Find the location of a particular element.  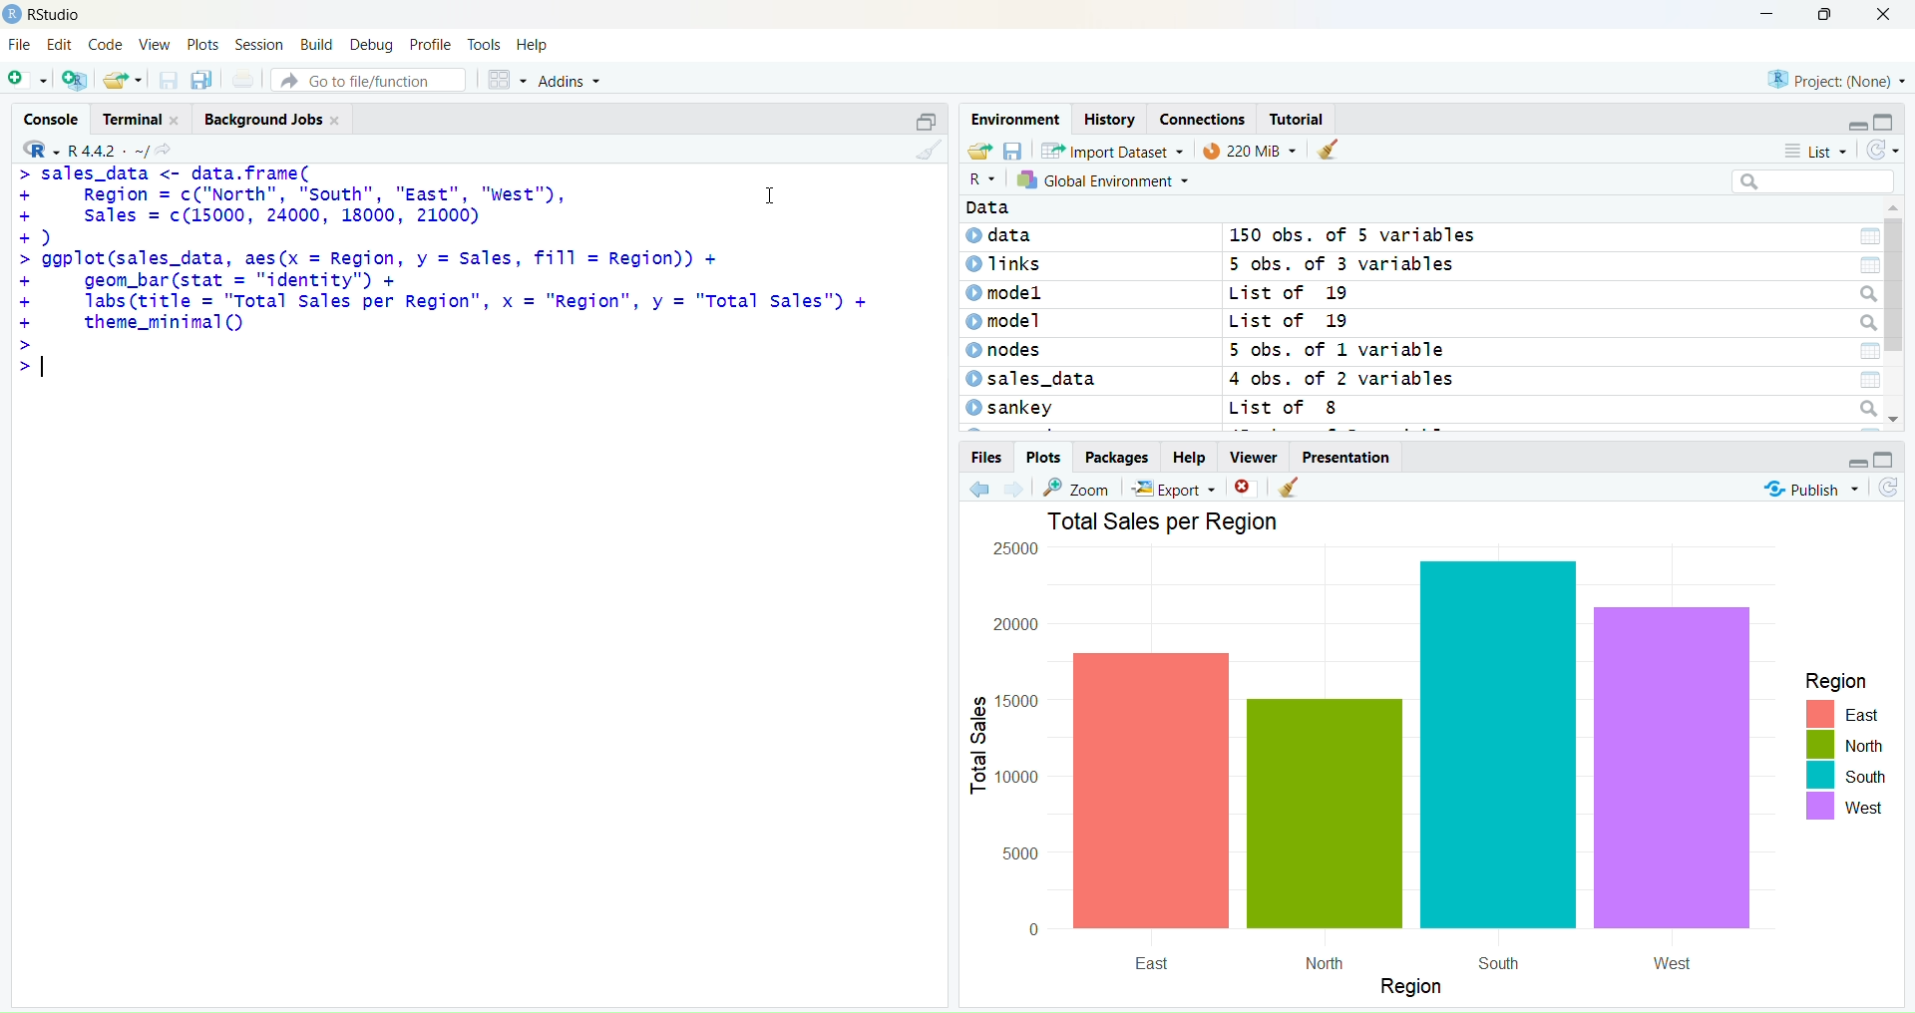

Debug is located at coordinates (371, 44).